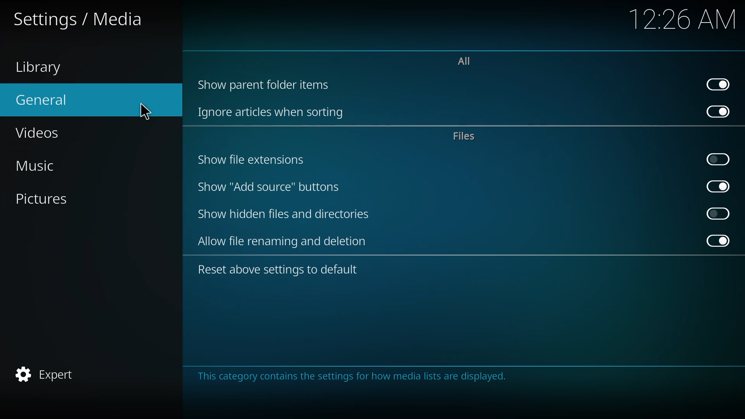  Describe the element at coordinates (284, 241) in the screenshot. I see `allow file renaming and deletion` at that location.